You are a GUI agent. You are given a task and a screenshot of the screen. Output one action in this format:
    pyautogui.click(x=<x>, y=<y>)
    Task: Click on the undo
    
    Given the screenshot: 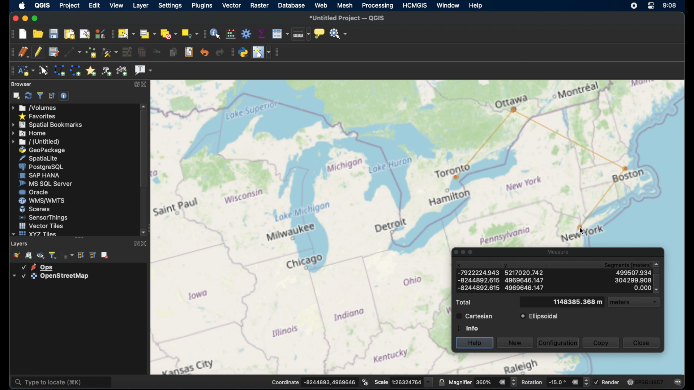 What is the action you would take?
    pyautogui.click(x=205, y=52)
    